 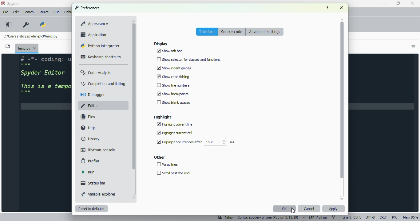 What do you see at coordinates (232, 32) in the screenshot?
I see `source code` at bounding box center [232, 32].